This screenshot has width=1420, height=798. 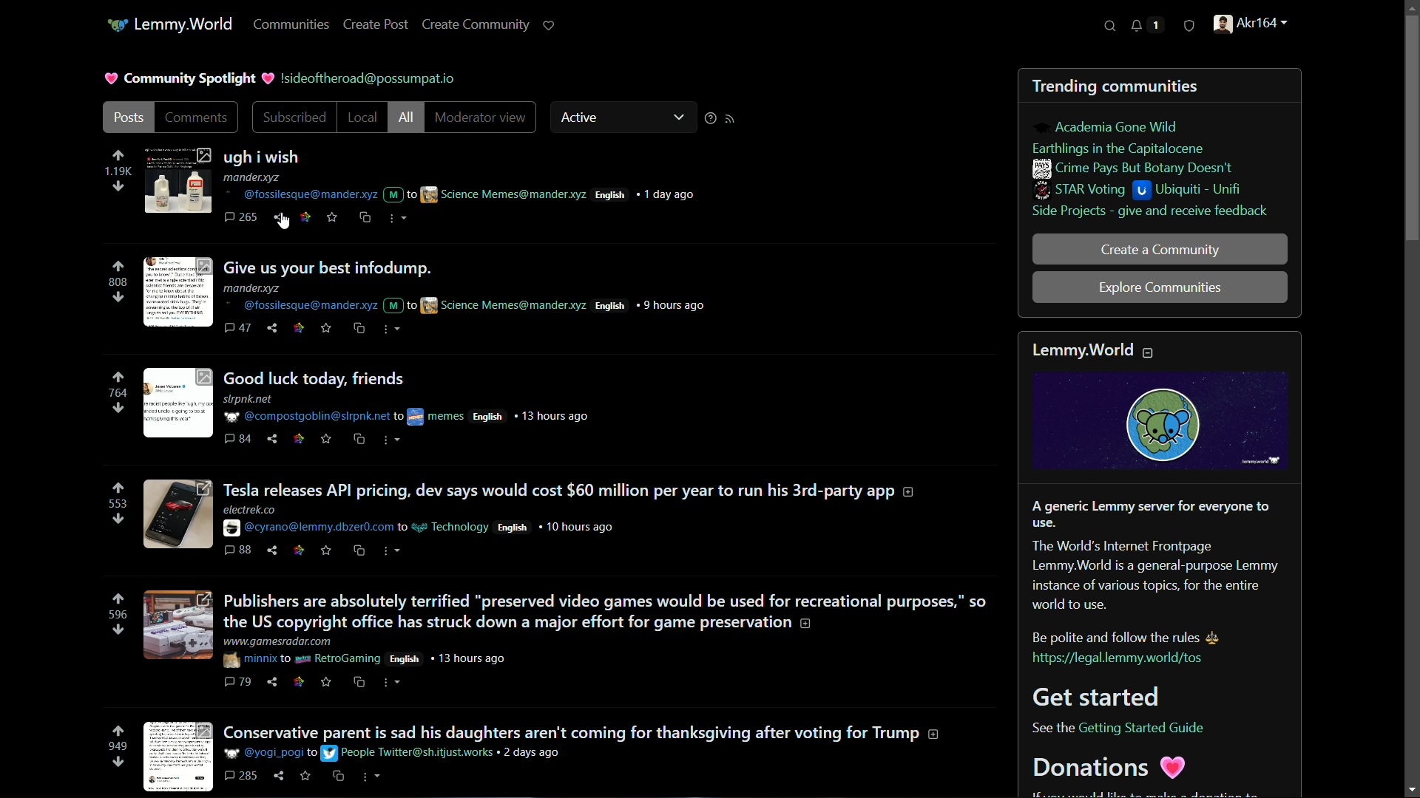 What do you see at coordinates (360, 551) in the screenshot?
I see `cross psot` at bounding box center [360, 551].